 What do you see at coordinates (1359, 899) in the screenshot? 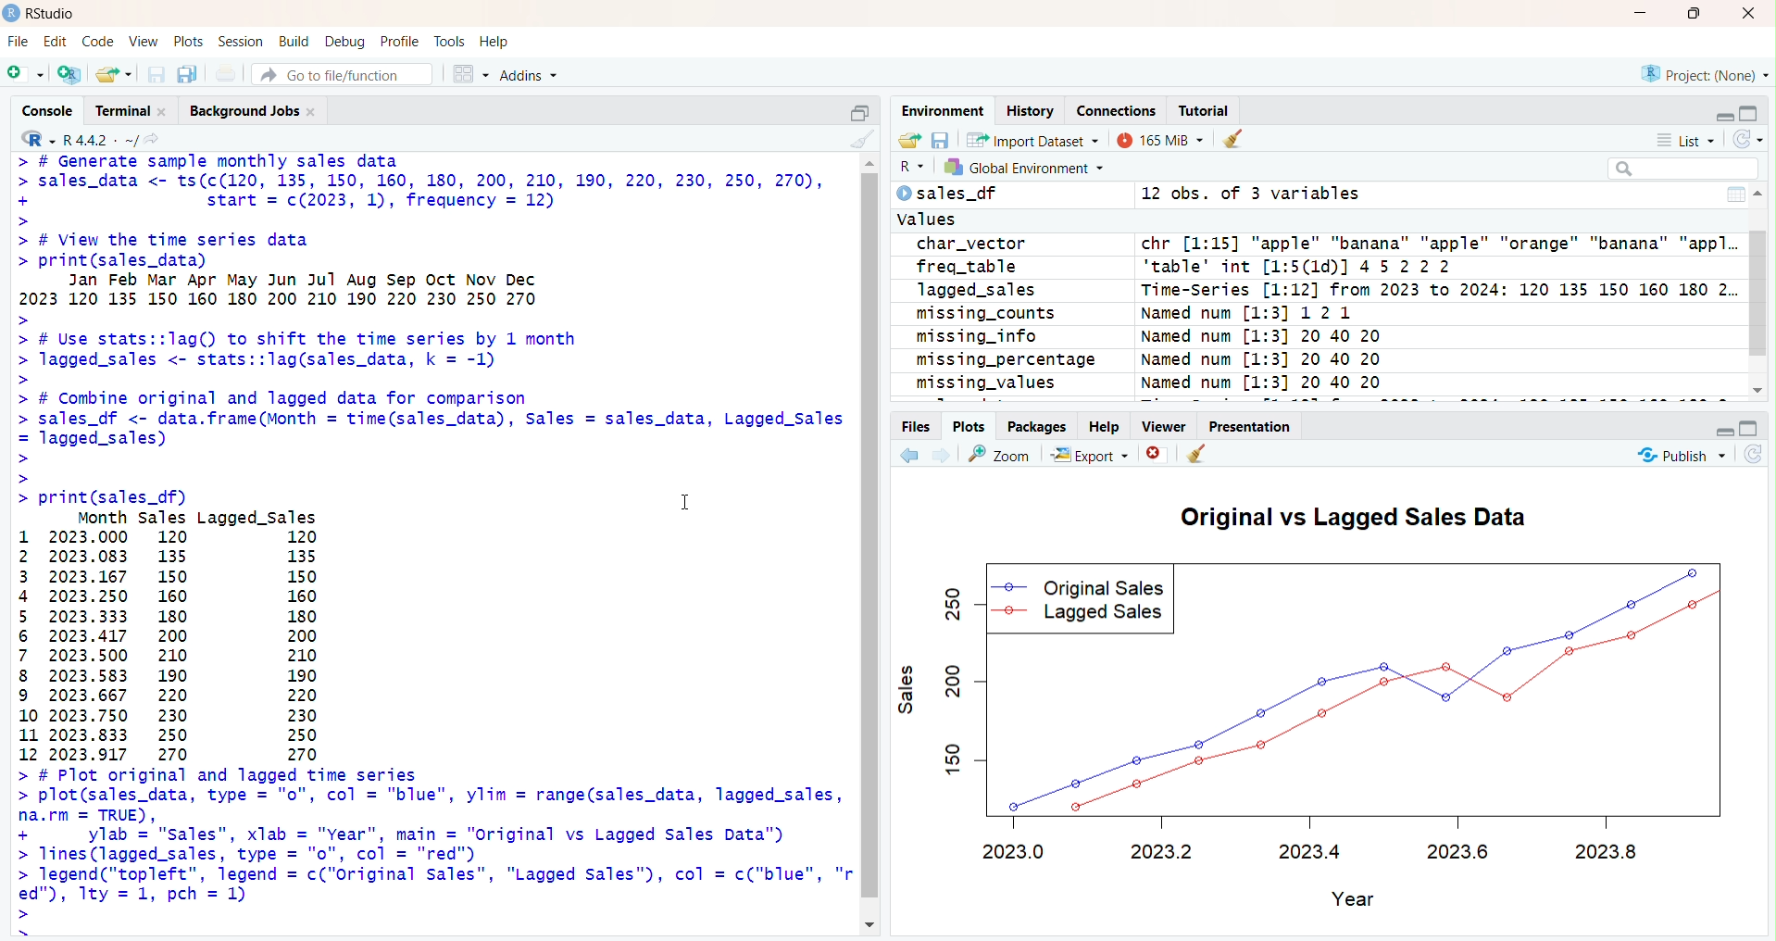
I see `Year` at bounding box center [1359, 899].